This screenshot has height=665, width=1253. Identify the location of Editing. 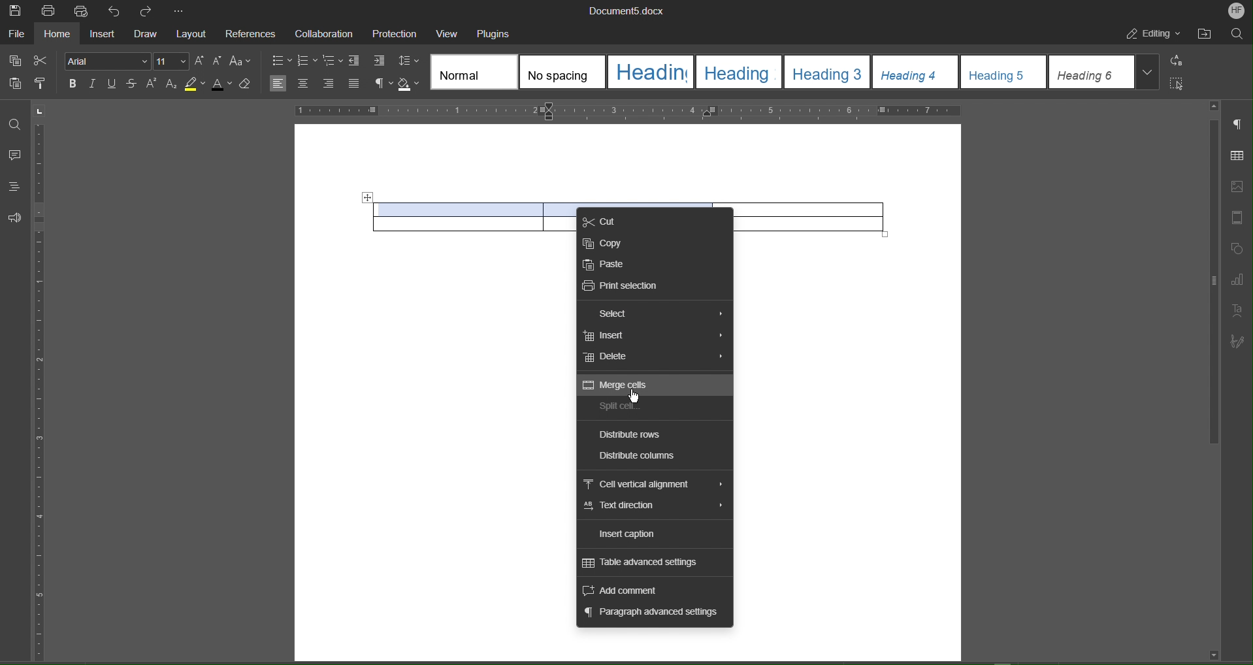
(1154, 35).